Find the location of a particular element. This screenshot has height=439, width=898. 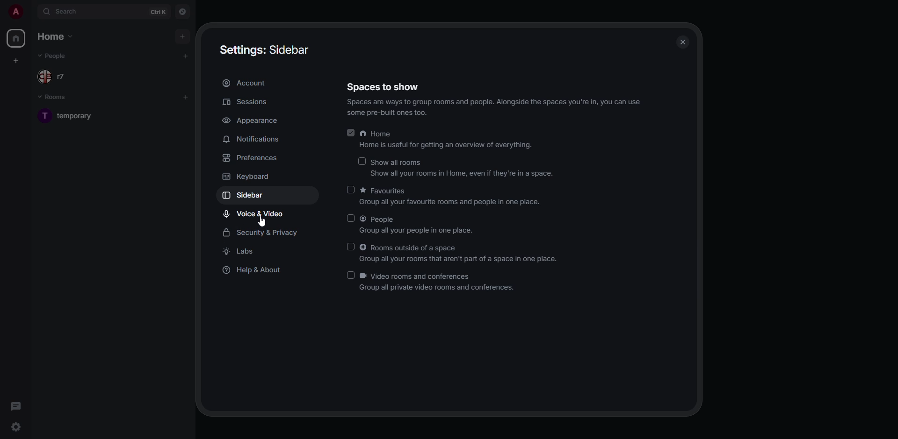

video rooms and conferences is located at coordinates (439, 282).